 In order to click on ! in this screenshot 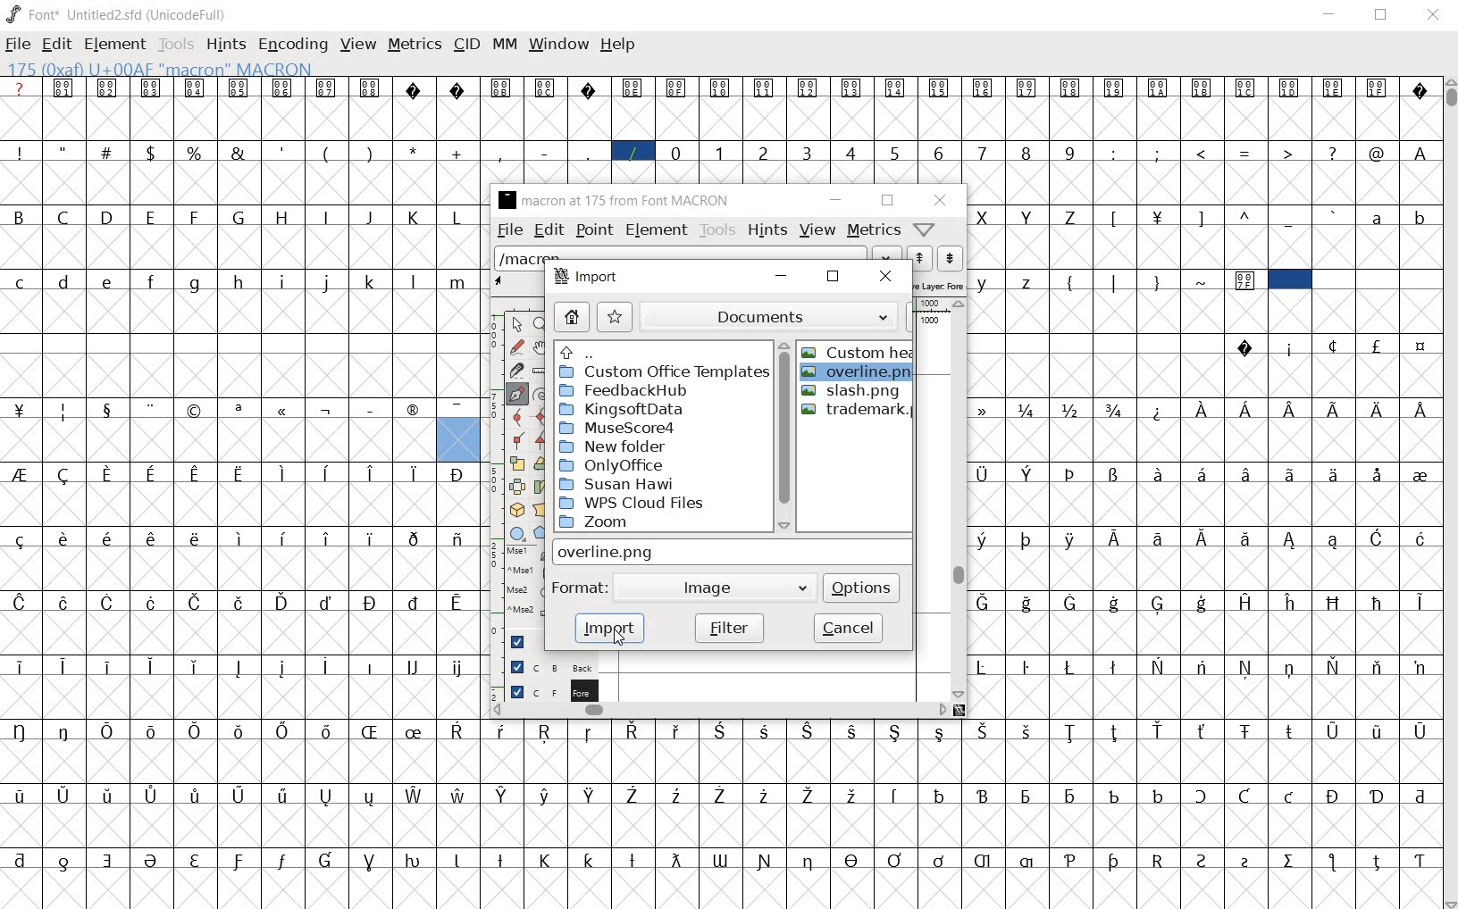, I will do `click(20, 152)`.